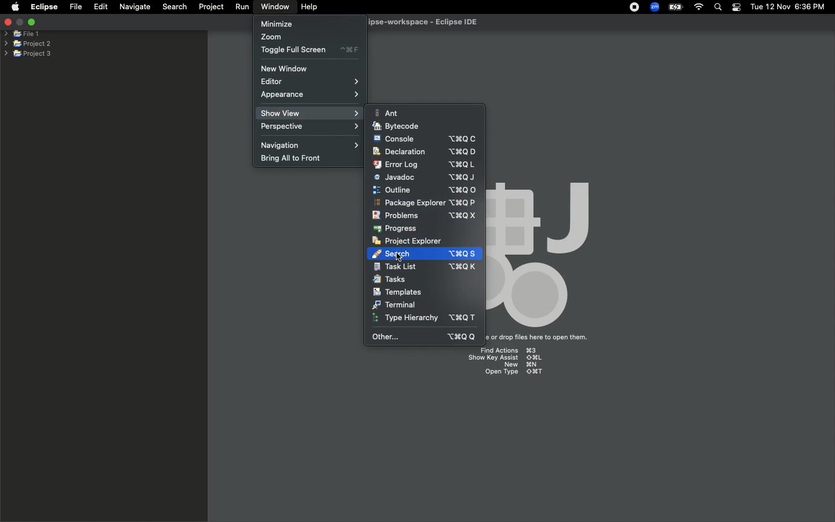 The height and width of the screenshot is (522, 835). Describe the element at coordinates (426, 336) in the screenshot. I see `Other` at that location.